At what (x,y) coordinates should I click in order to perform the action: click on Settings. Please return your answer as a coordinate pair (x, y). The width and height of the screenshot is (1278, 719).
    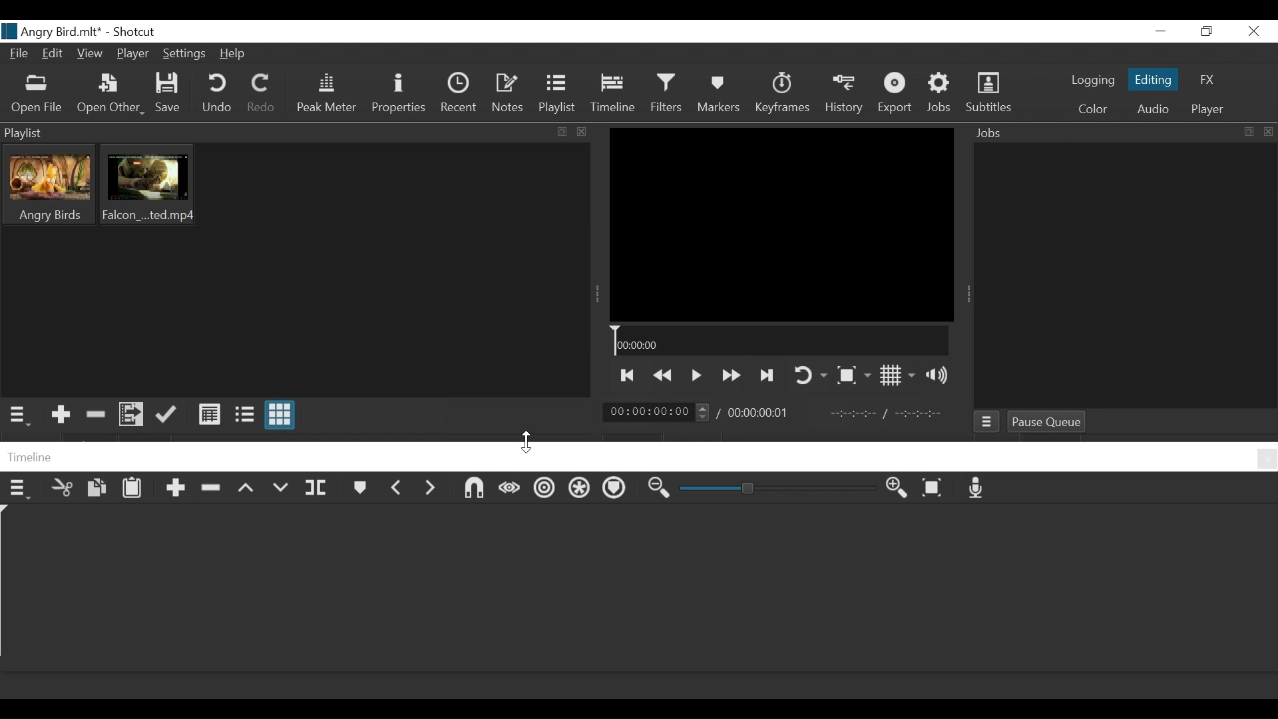
    Looking at the image, I should click on (187, 53).